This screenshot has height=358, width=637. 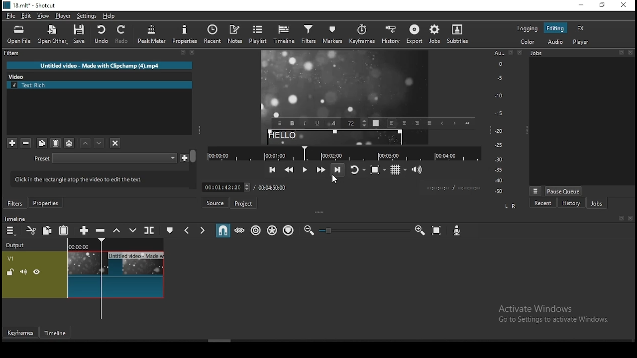 I want to click on copy, so click(x=42, y=143).